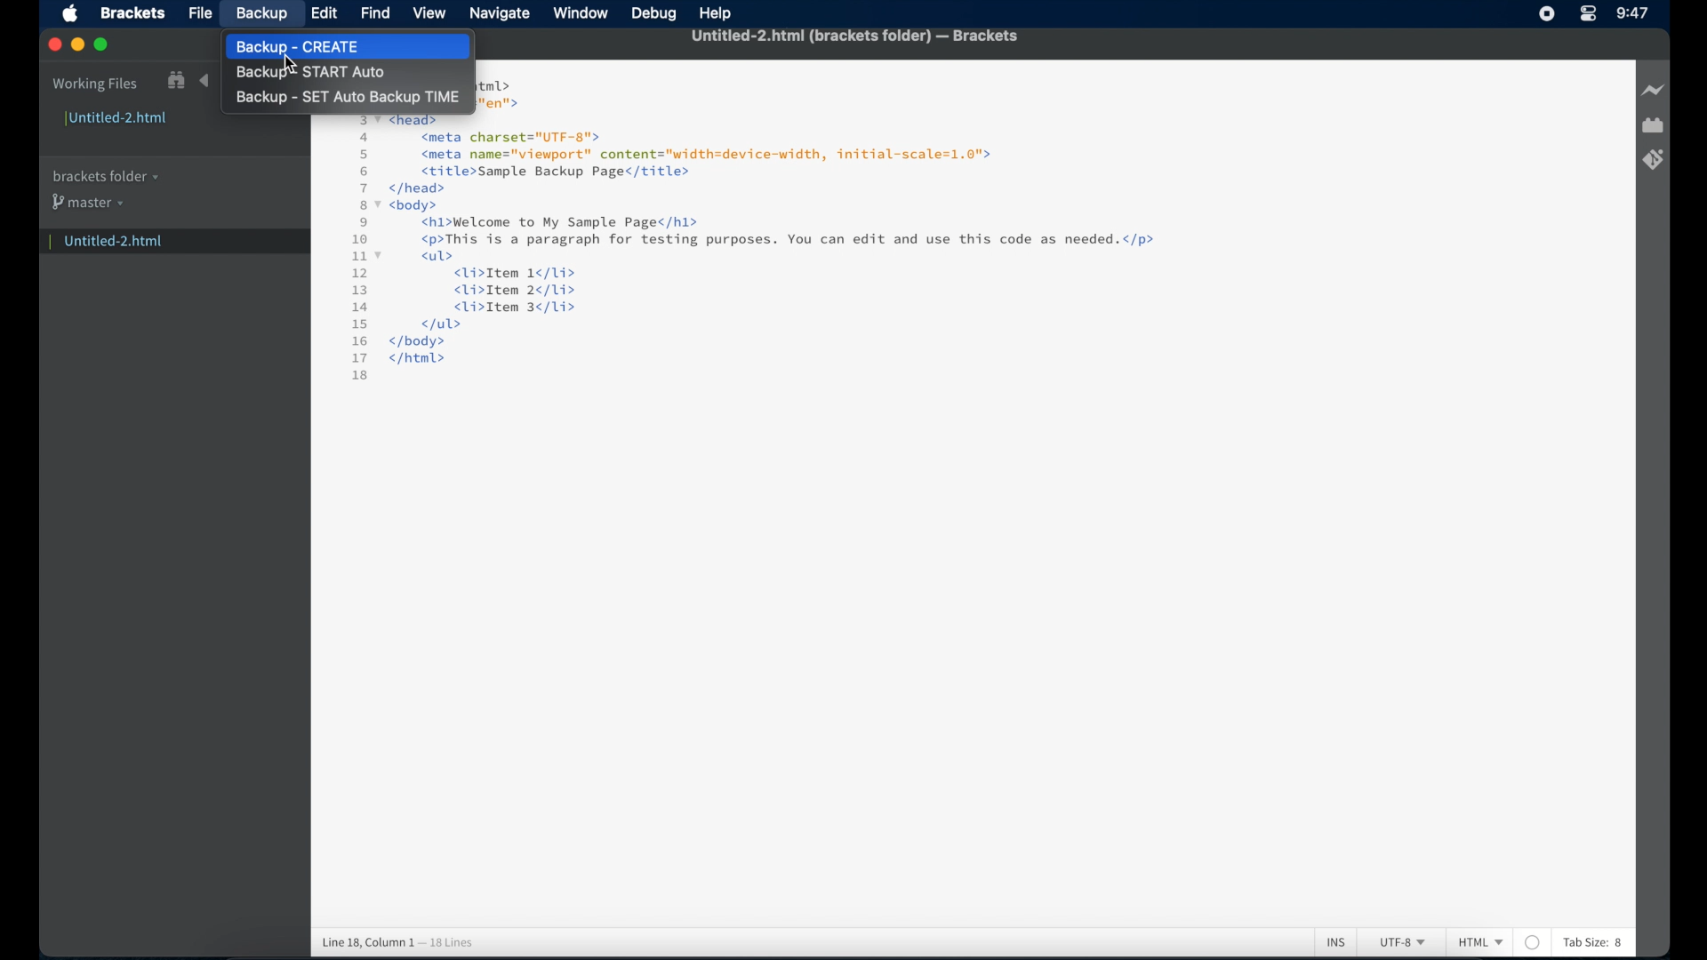  Describe the element at coordinates (1654, 90) in the screenshot. I see `live preview` at that location.